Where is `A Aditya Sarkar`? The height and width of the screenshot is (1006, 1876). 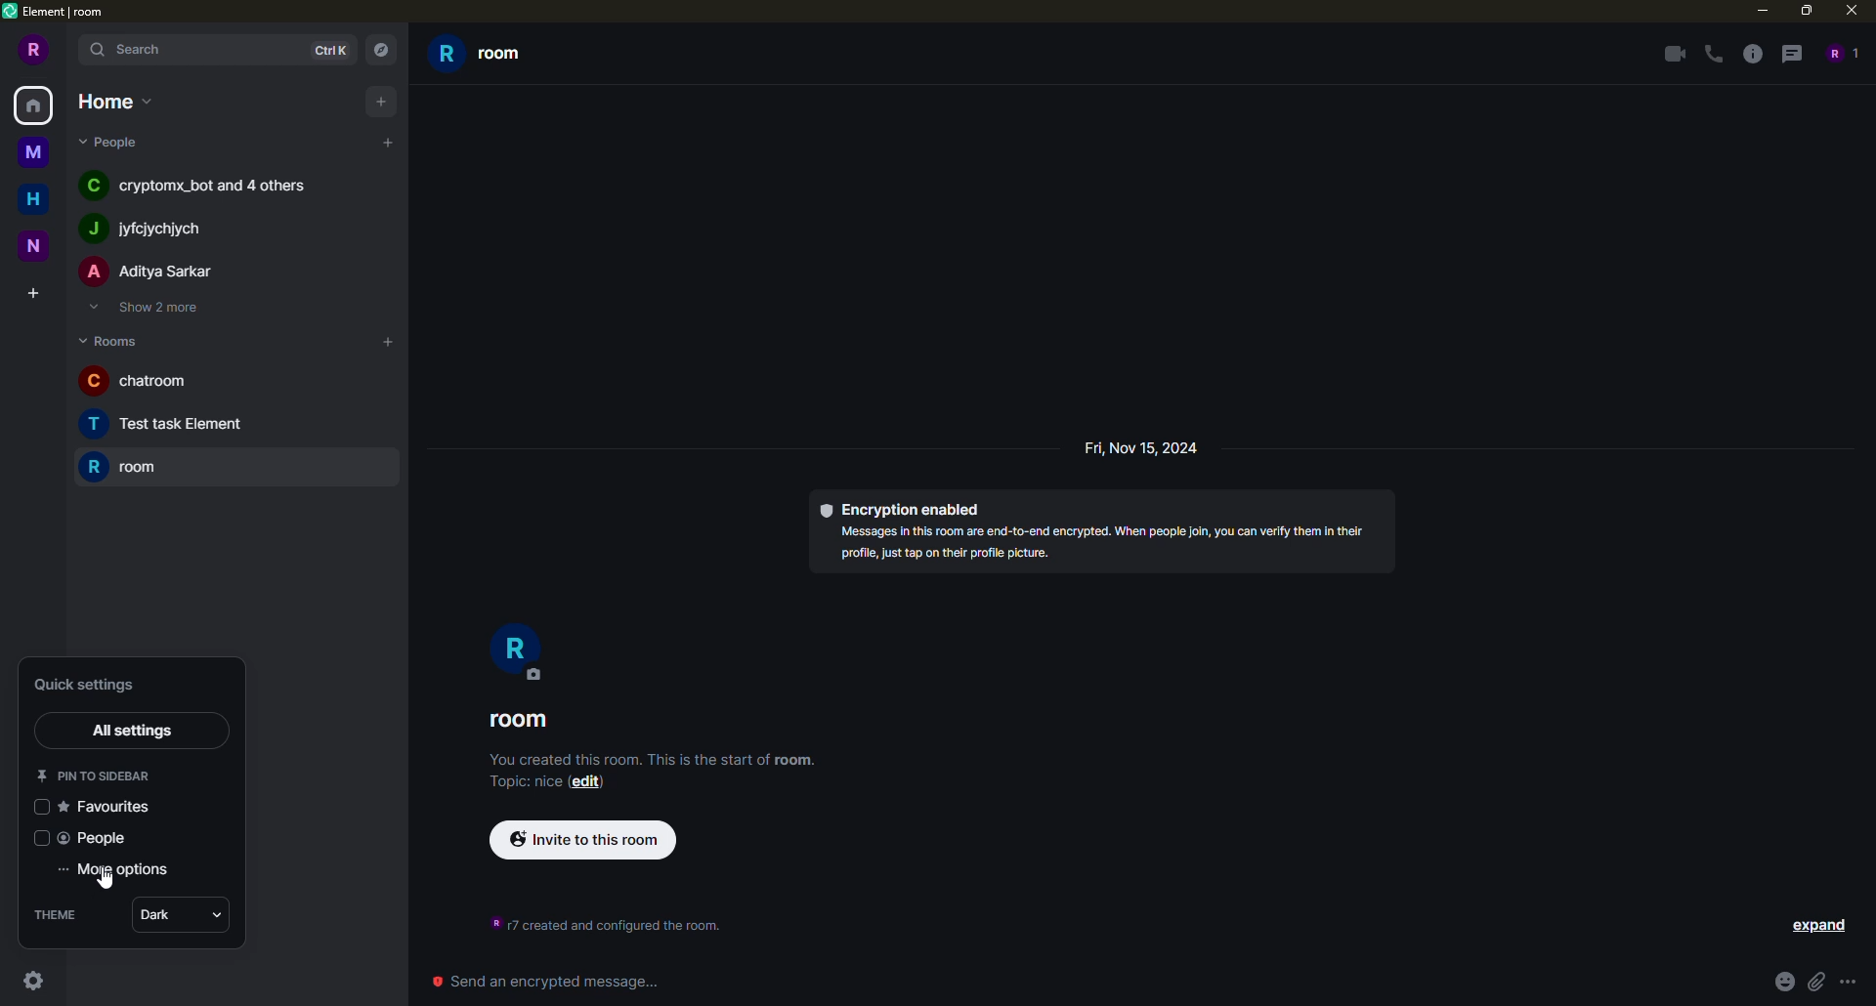 A Aditya Sarkar is located at coordinates (145, 272).